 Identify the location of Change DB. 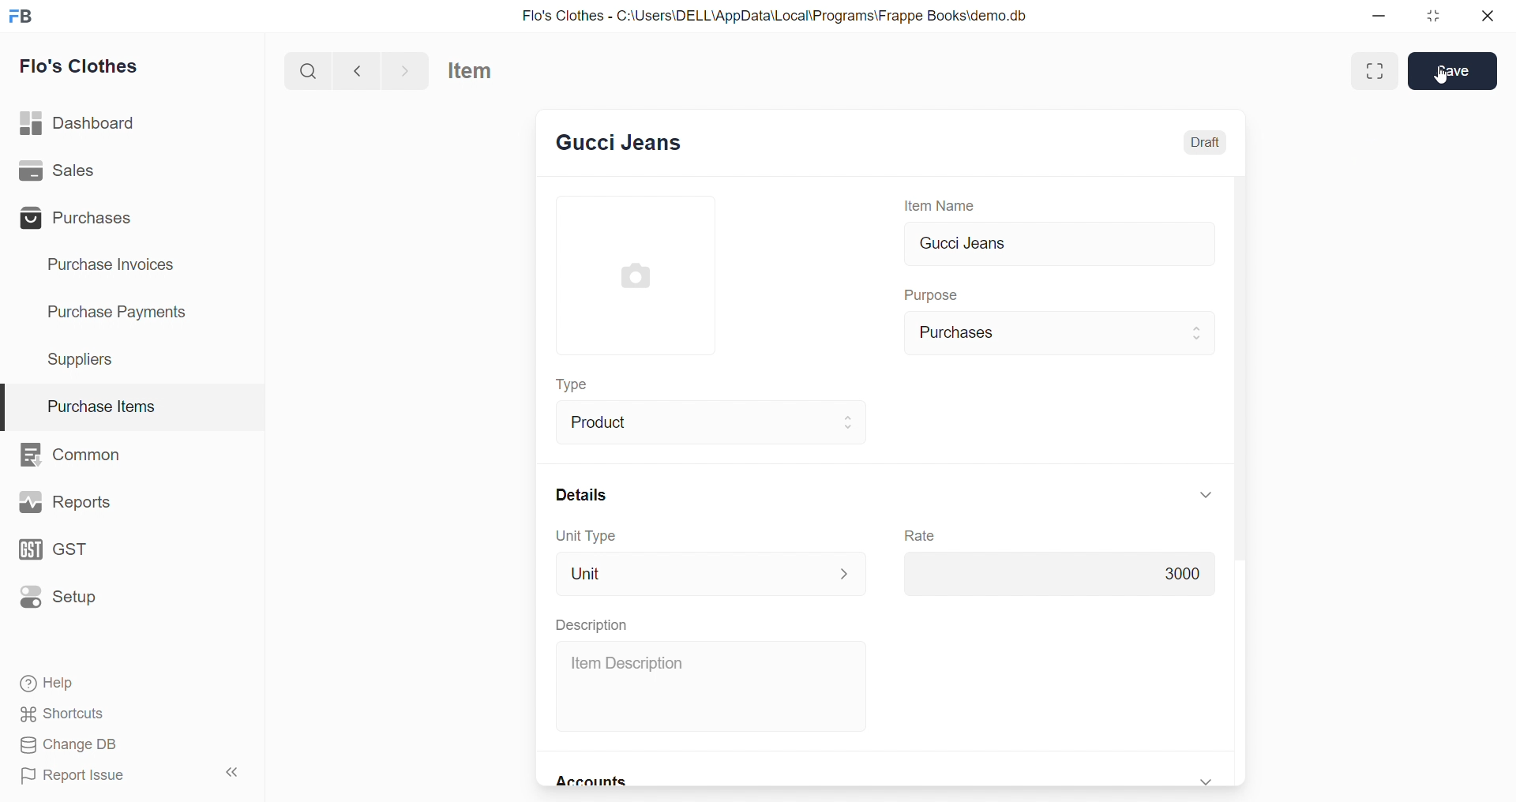
(125, 744).